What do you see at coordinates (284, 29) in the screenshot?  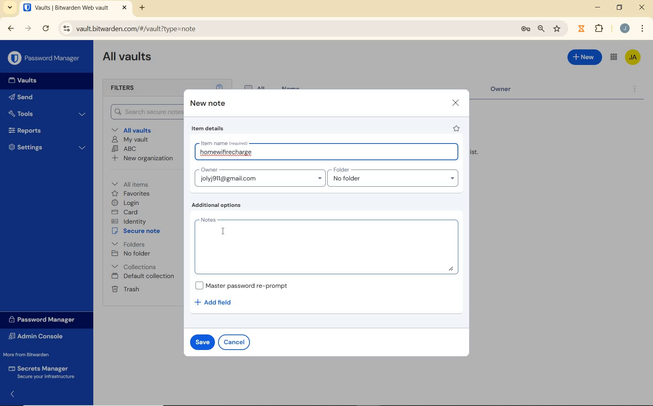 I see `address bar` at bounding box center [284, 29].